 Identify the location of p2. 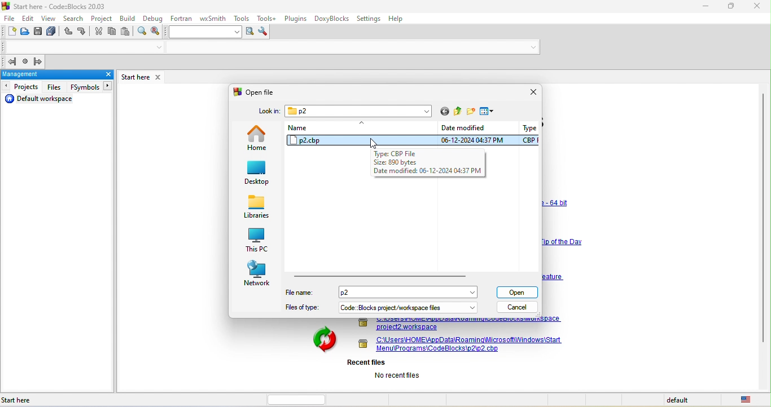
(359, 112).